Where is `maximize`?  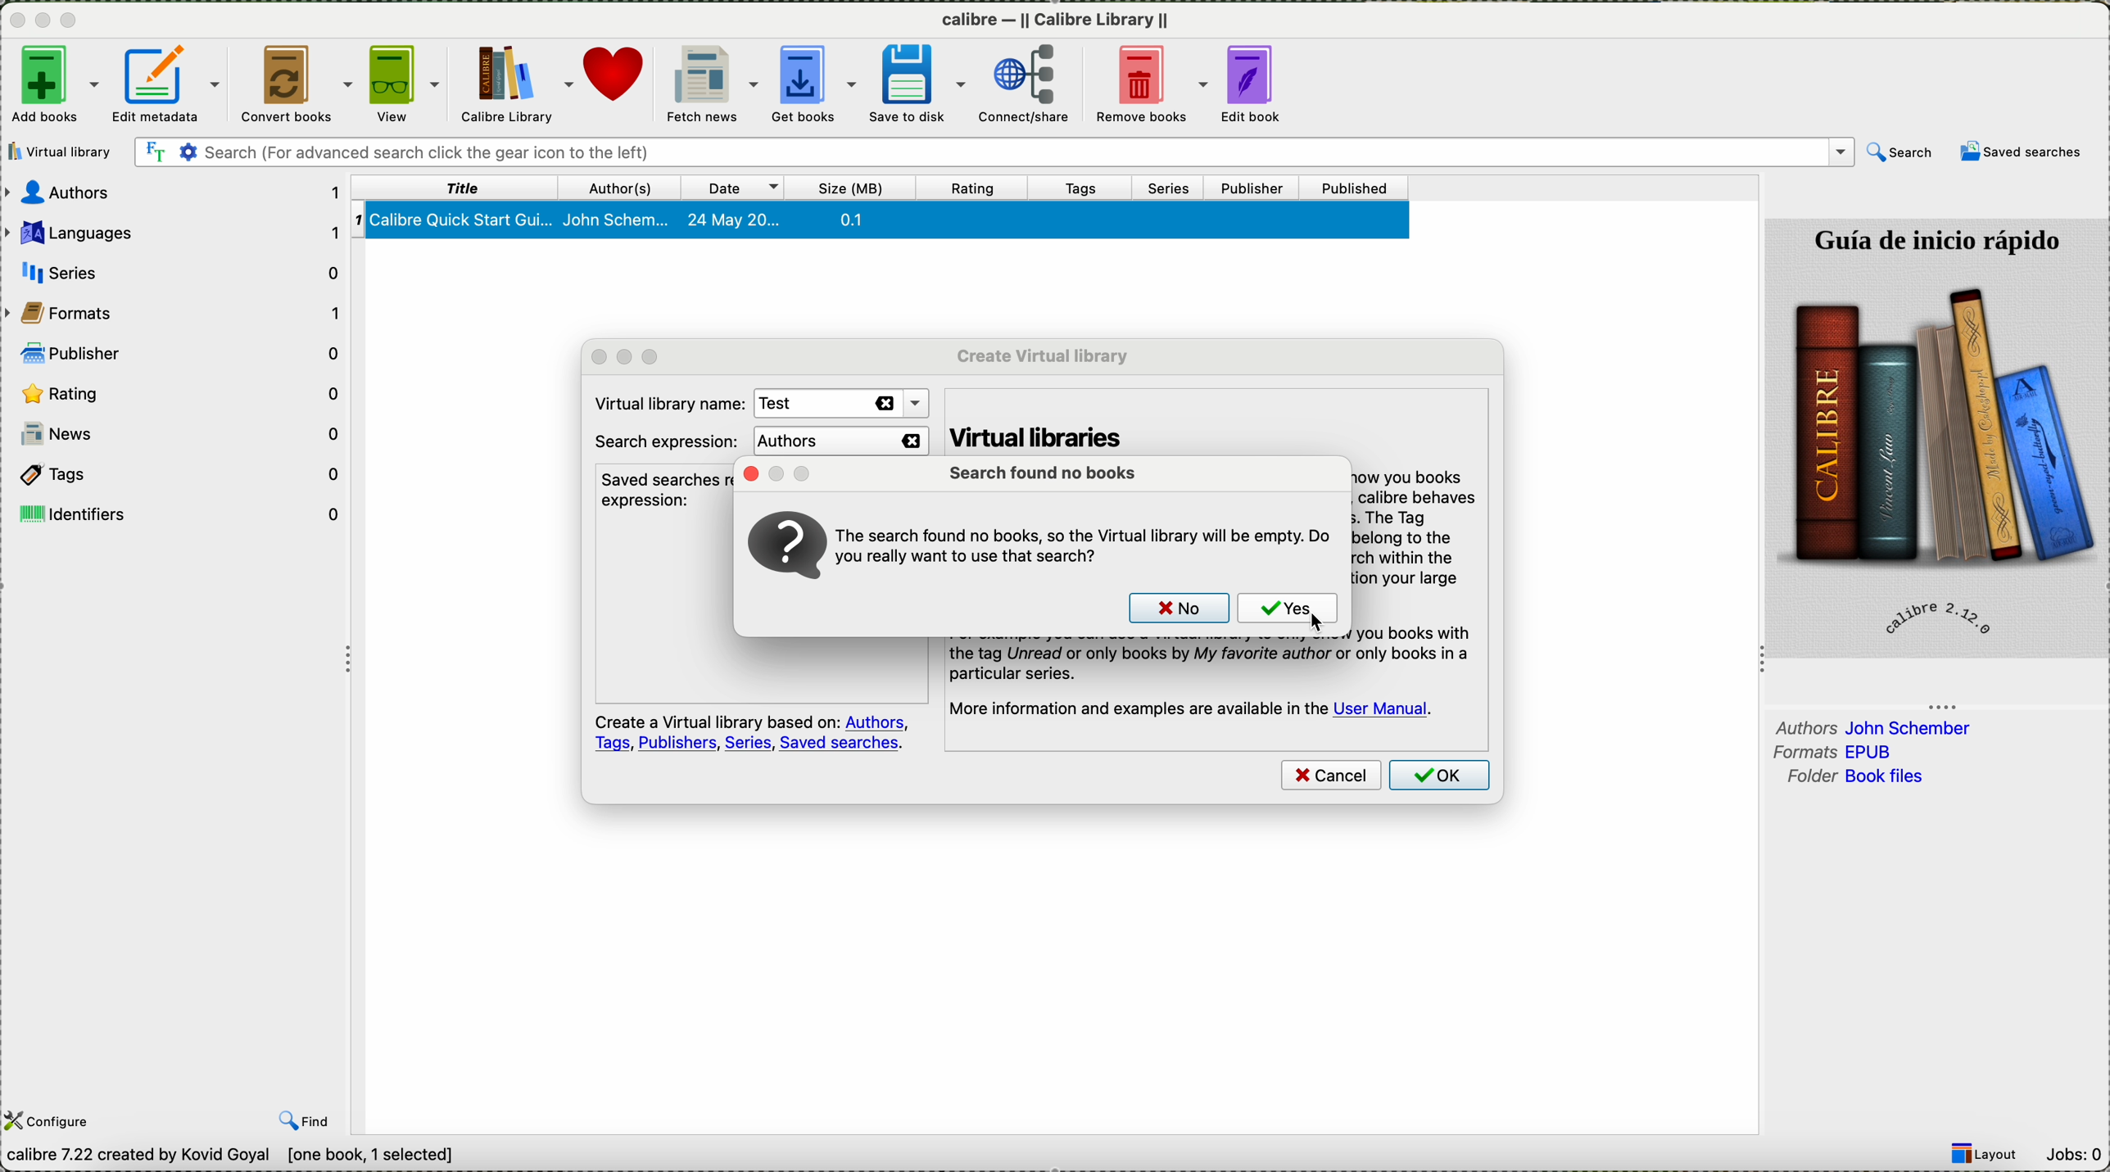 maximize is located at coordinates (807, 472).